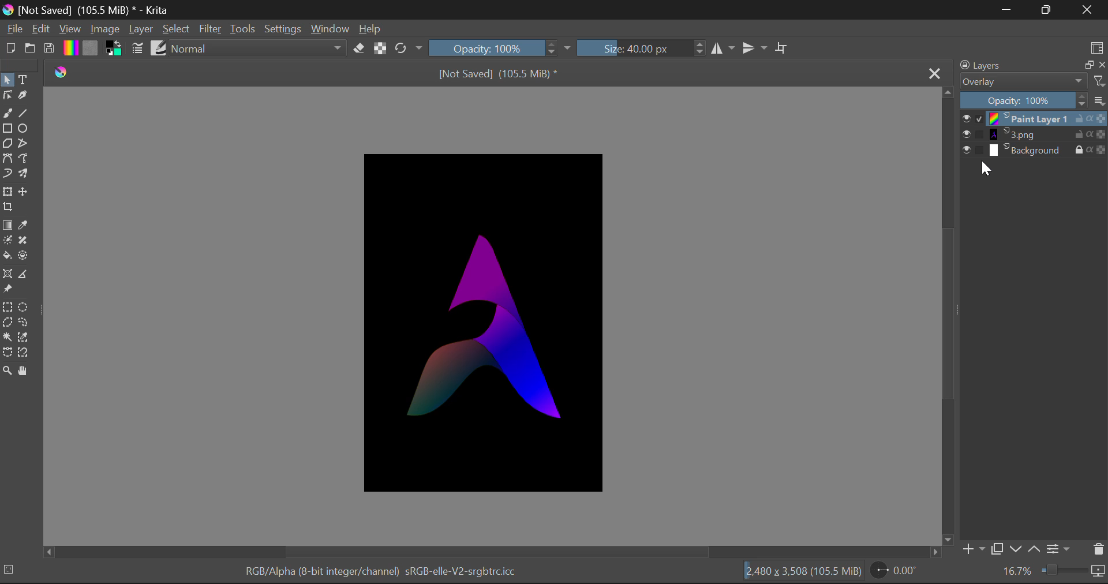 This screenshot has height=584, width=1108. What do you see at coordinates (22, 159) in the screenshot?
I see `Freehand Path Tool` at bounding box center [22, 159].